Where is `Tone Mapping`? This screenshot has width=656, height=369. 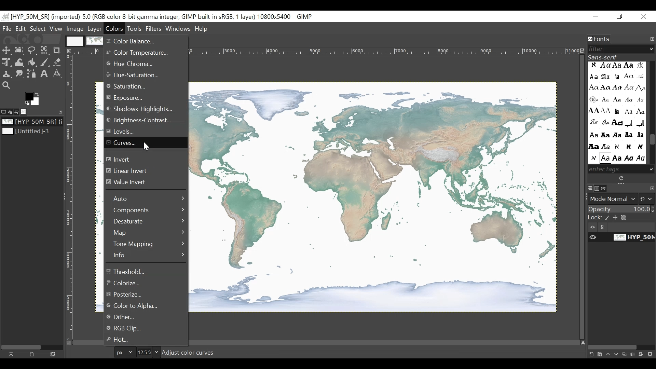 Tone Mapping is located at coordinates (146, 244).